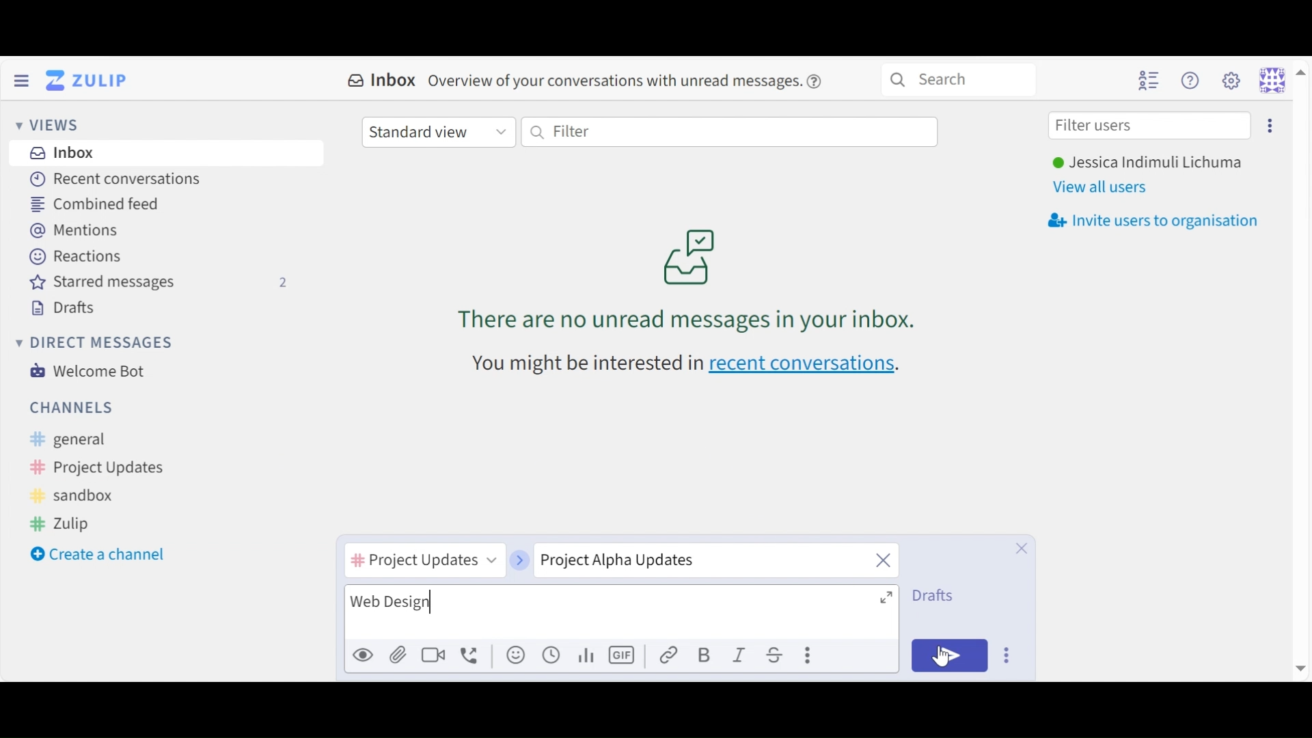 This screenshot has height=738, width=1312. What do you see at coordinates (518, 557) in the screenshot?
I see `next` at bounding box center [518, 557].